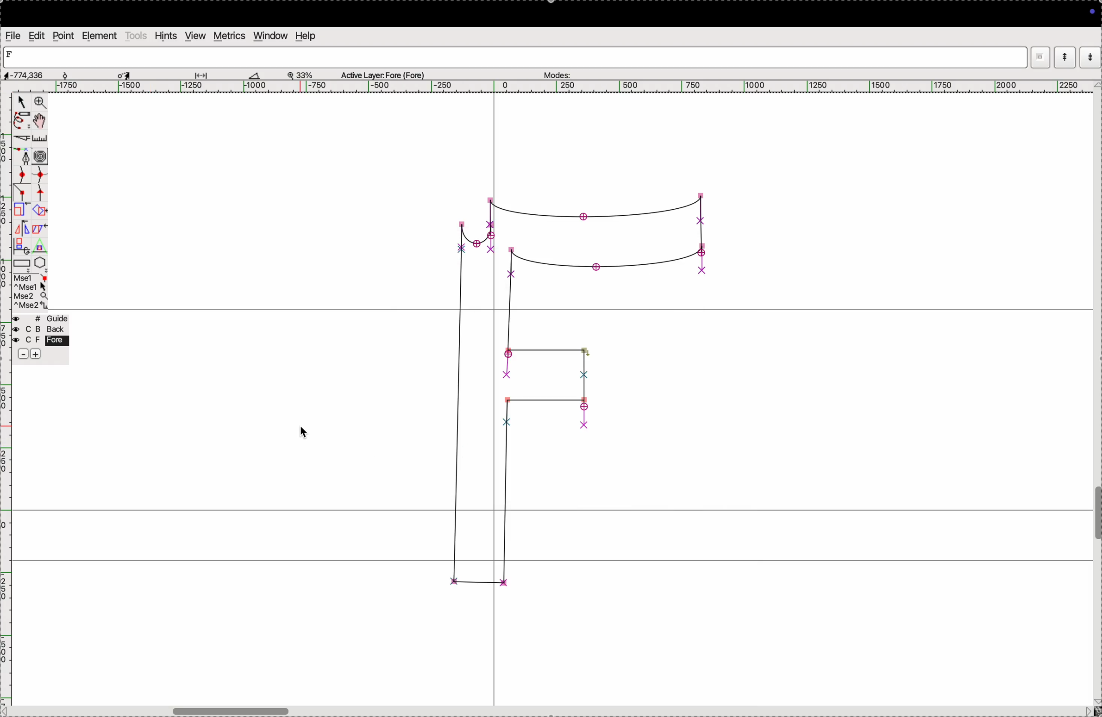  What do you see at coordinates (575, 388) in the screenshot?
I see `glyph F` at bounding box center [575, 388].